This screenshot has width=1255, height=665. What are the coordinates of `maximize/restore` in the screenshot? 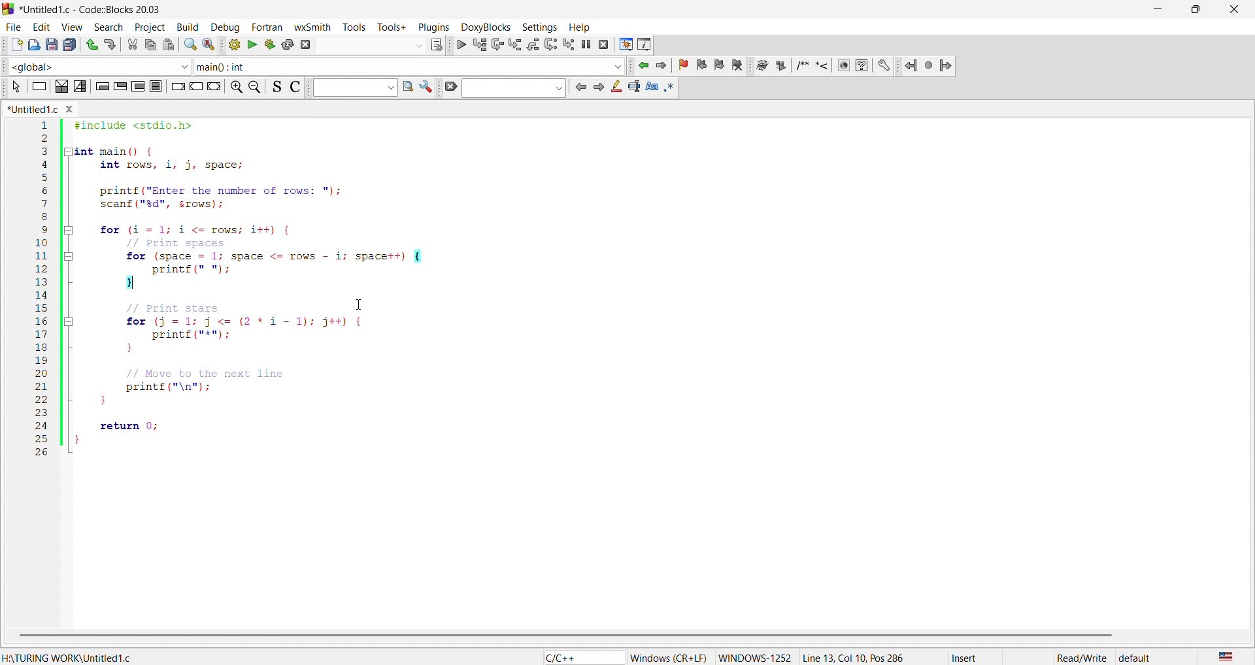 It's located at (1192, 9).